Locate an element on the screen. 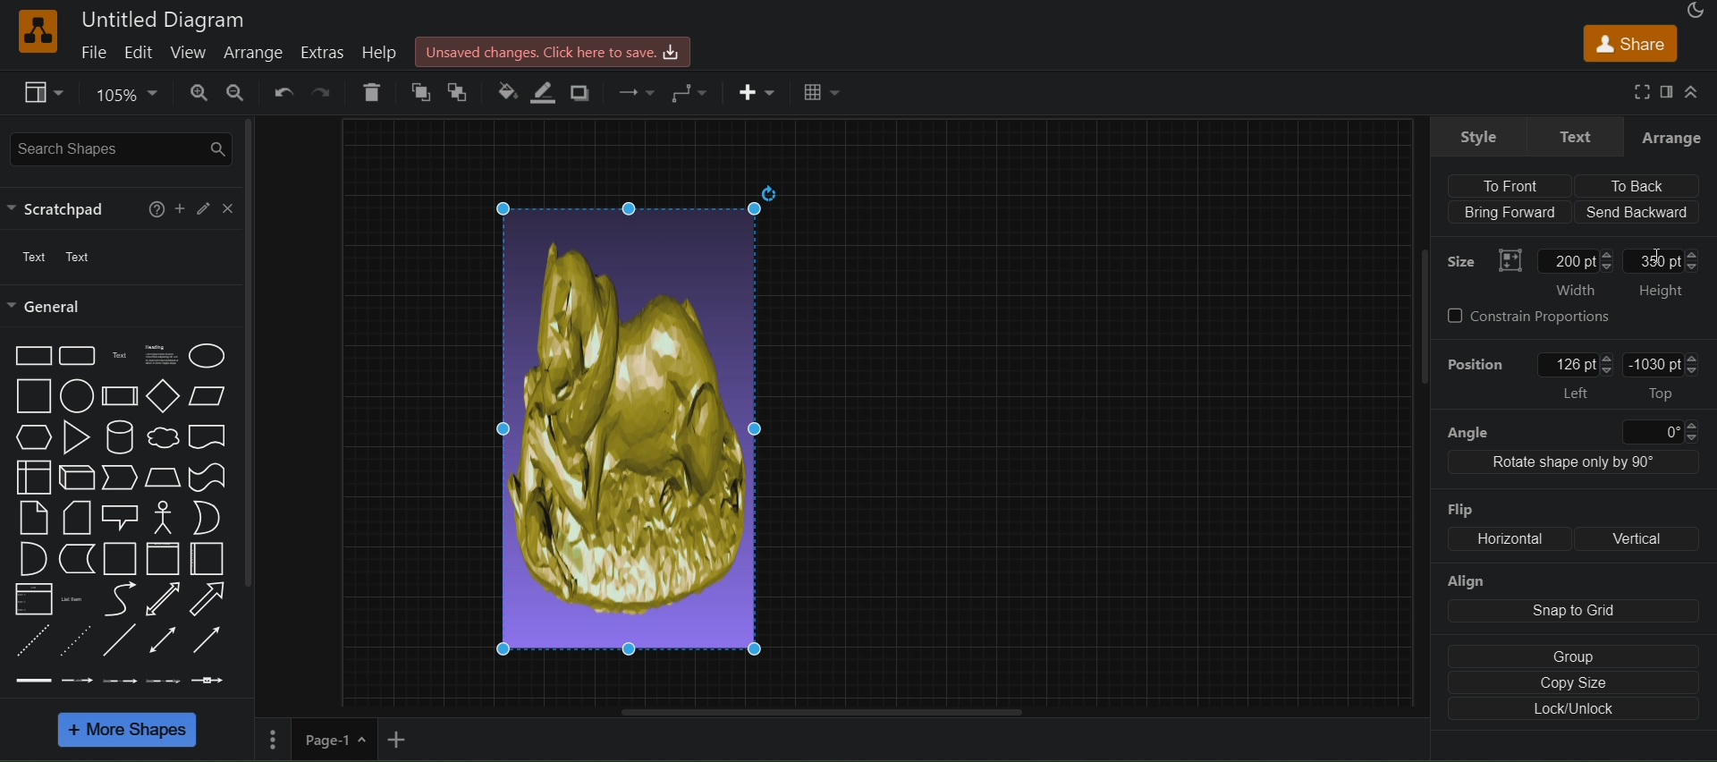 The image size is (1717, 762). logo is located at coordinates (36, 31).